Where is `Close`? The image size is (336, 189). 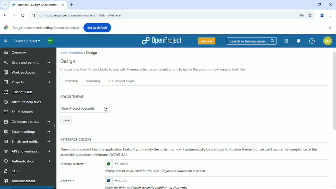
Close is located at coordinates (330, 28).